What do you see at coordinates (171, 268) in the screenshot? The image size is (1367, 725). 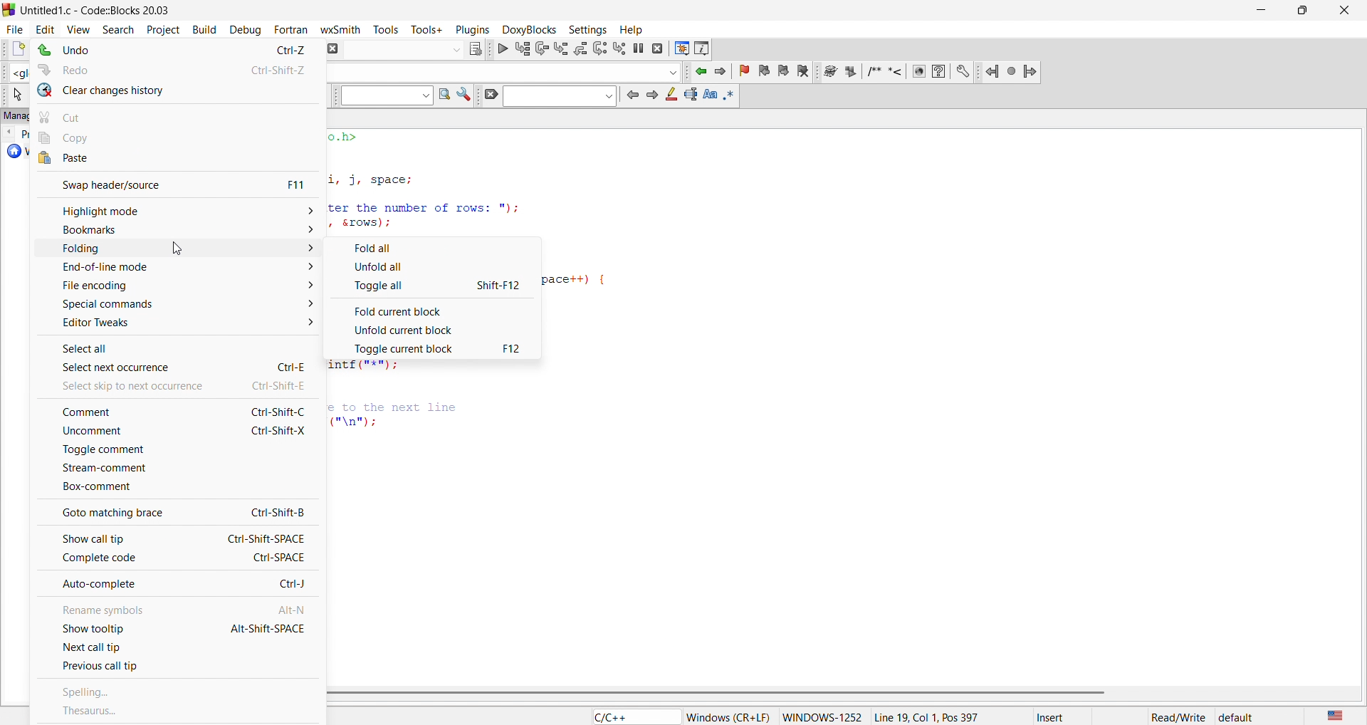 I see `end of line mode` at bounding box center [171, 268].